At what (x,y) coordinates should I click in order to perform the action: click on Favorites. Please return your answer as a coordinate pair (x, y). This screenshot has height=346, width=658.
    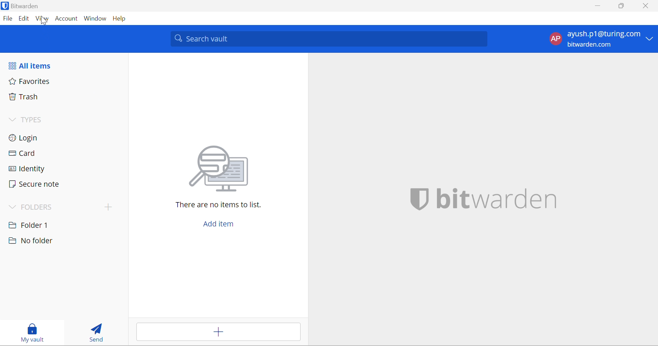
    Looking at the image, I should click on (30, 82).